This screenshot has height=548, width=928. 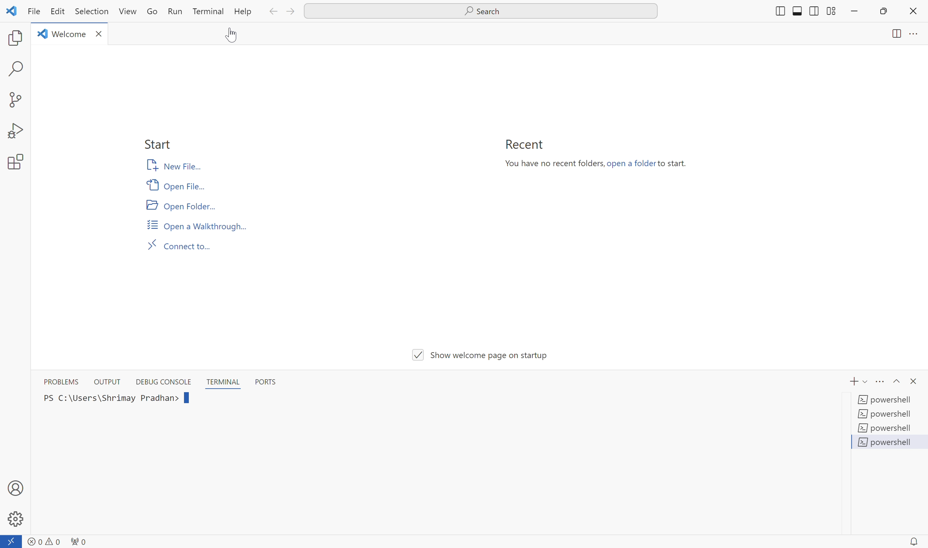 I want to click on network, so click(x=79, y=540).